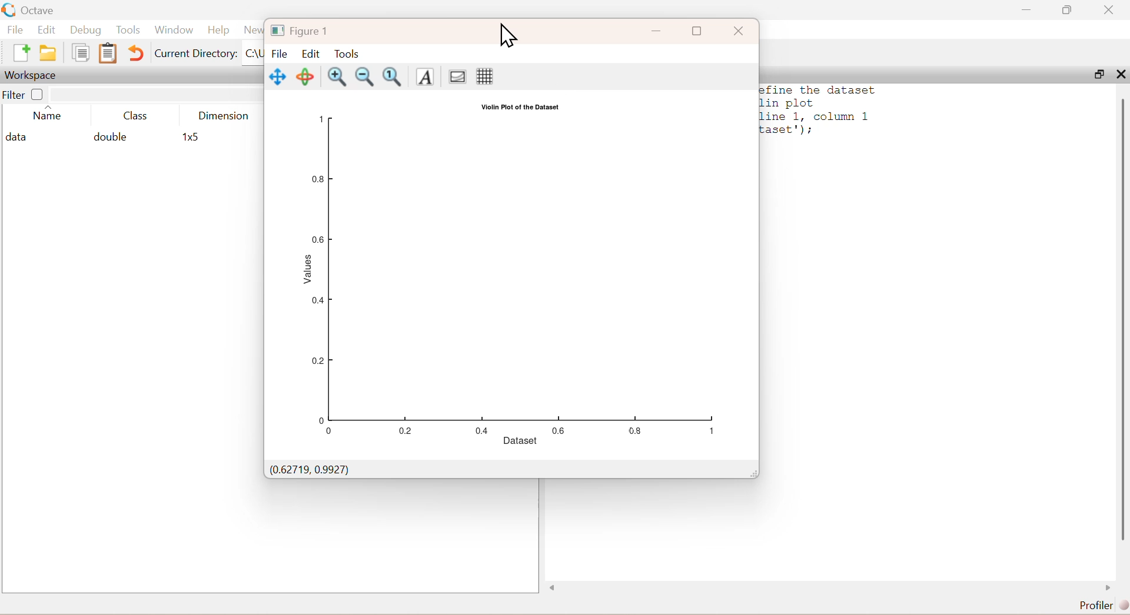 This screenshot has width=1130, height=615. I want to click on Automatically adjust axis , so click(394, 77).